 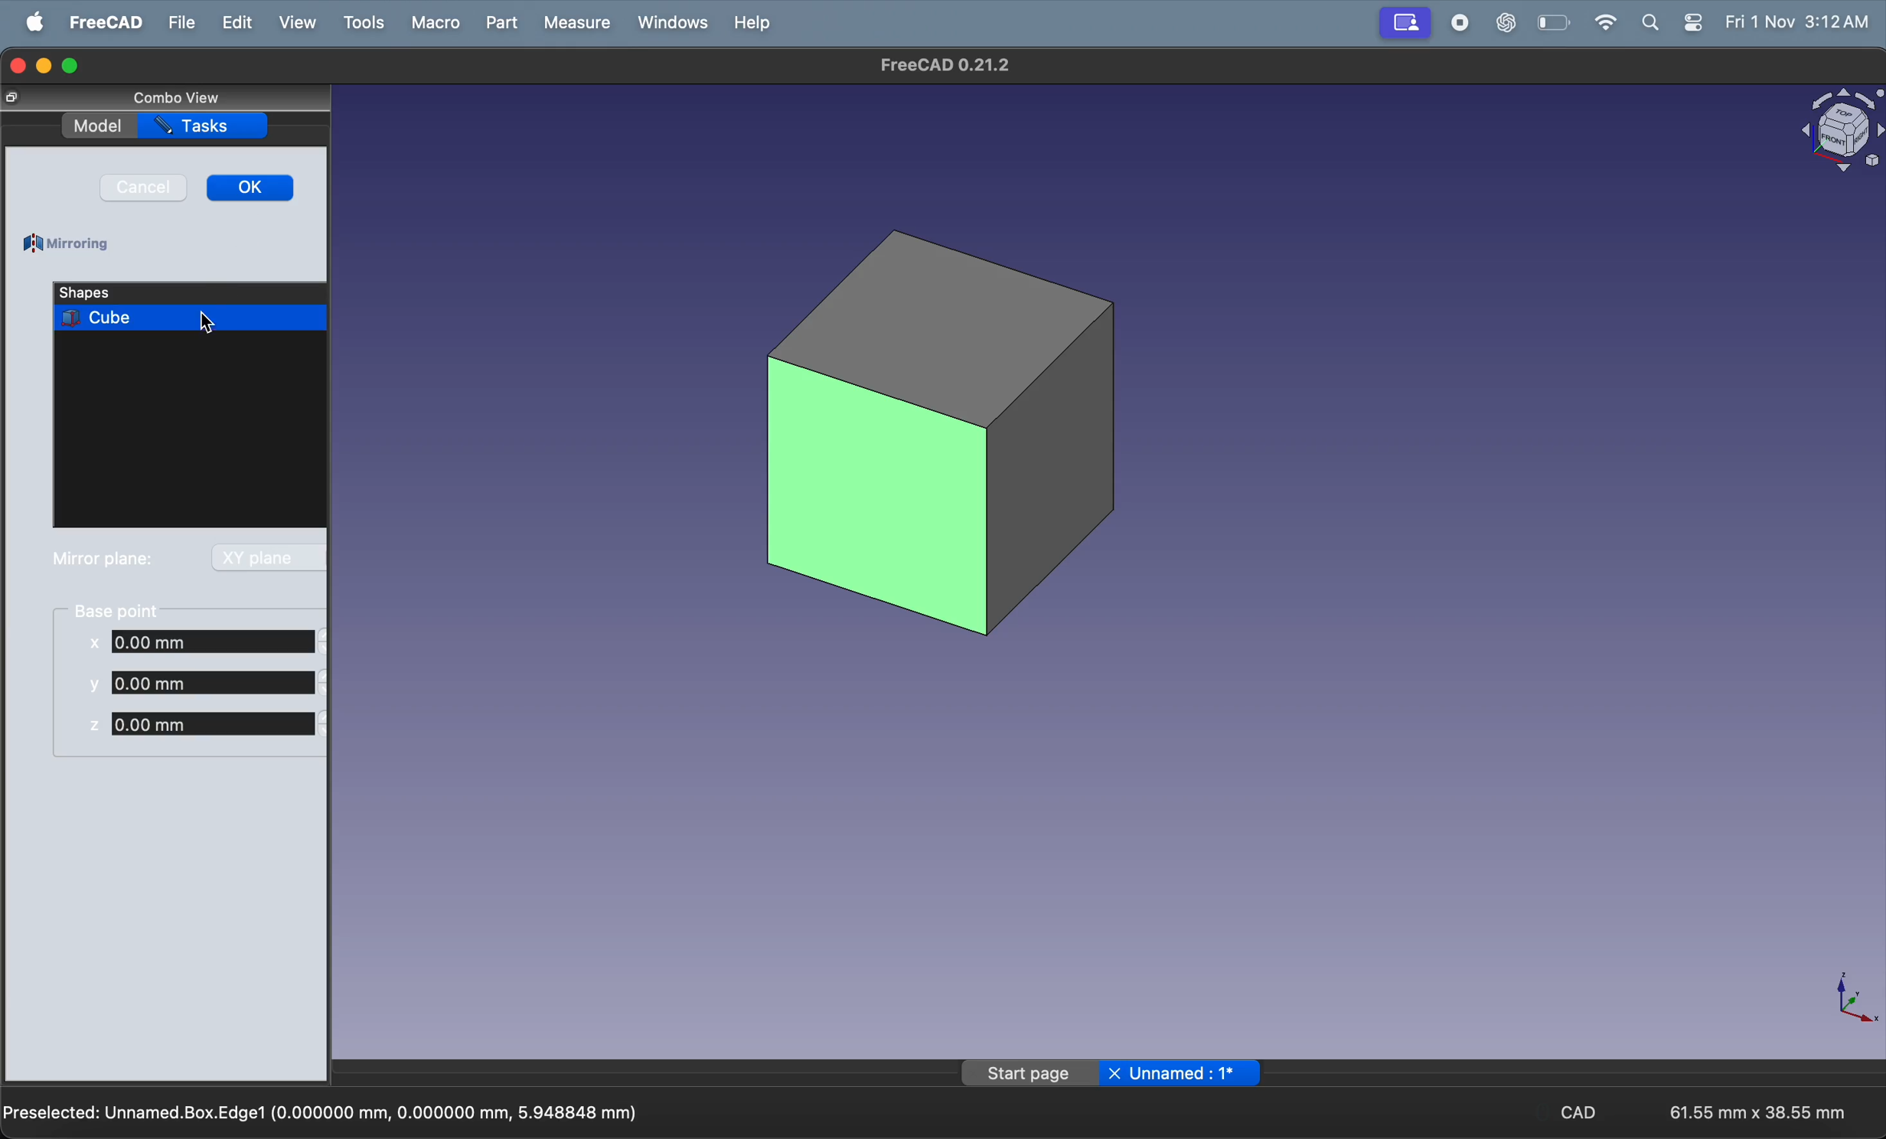 What do you see at coordinates (1839, 135) in the screenshot?
I see `object view` at bounding box center [1839, 135].